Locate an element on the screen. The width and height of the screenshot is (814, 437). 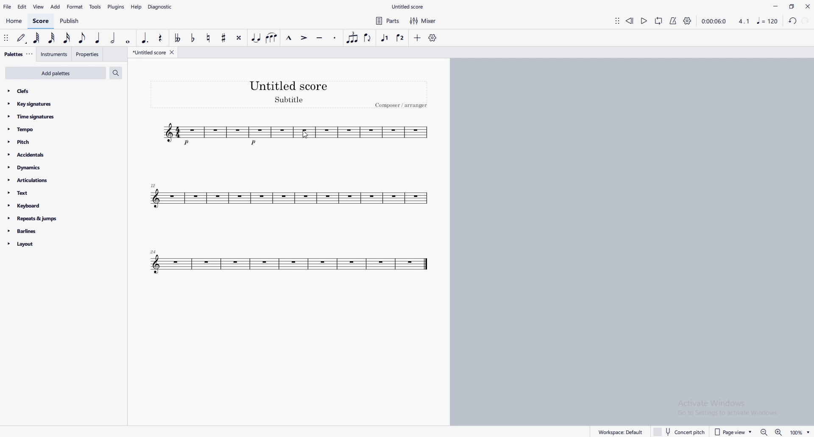
add palettes is located at coordinates (56, 73).